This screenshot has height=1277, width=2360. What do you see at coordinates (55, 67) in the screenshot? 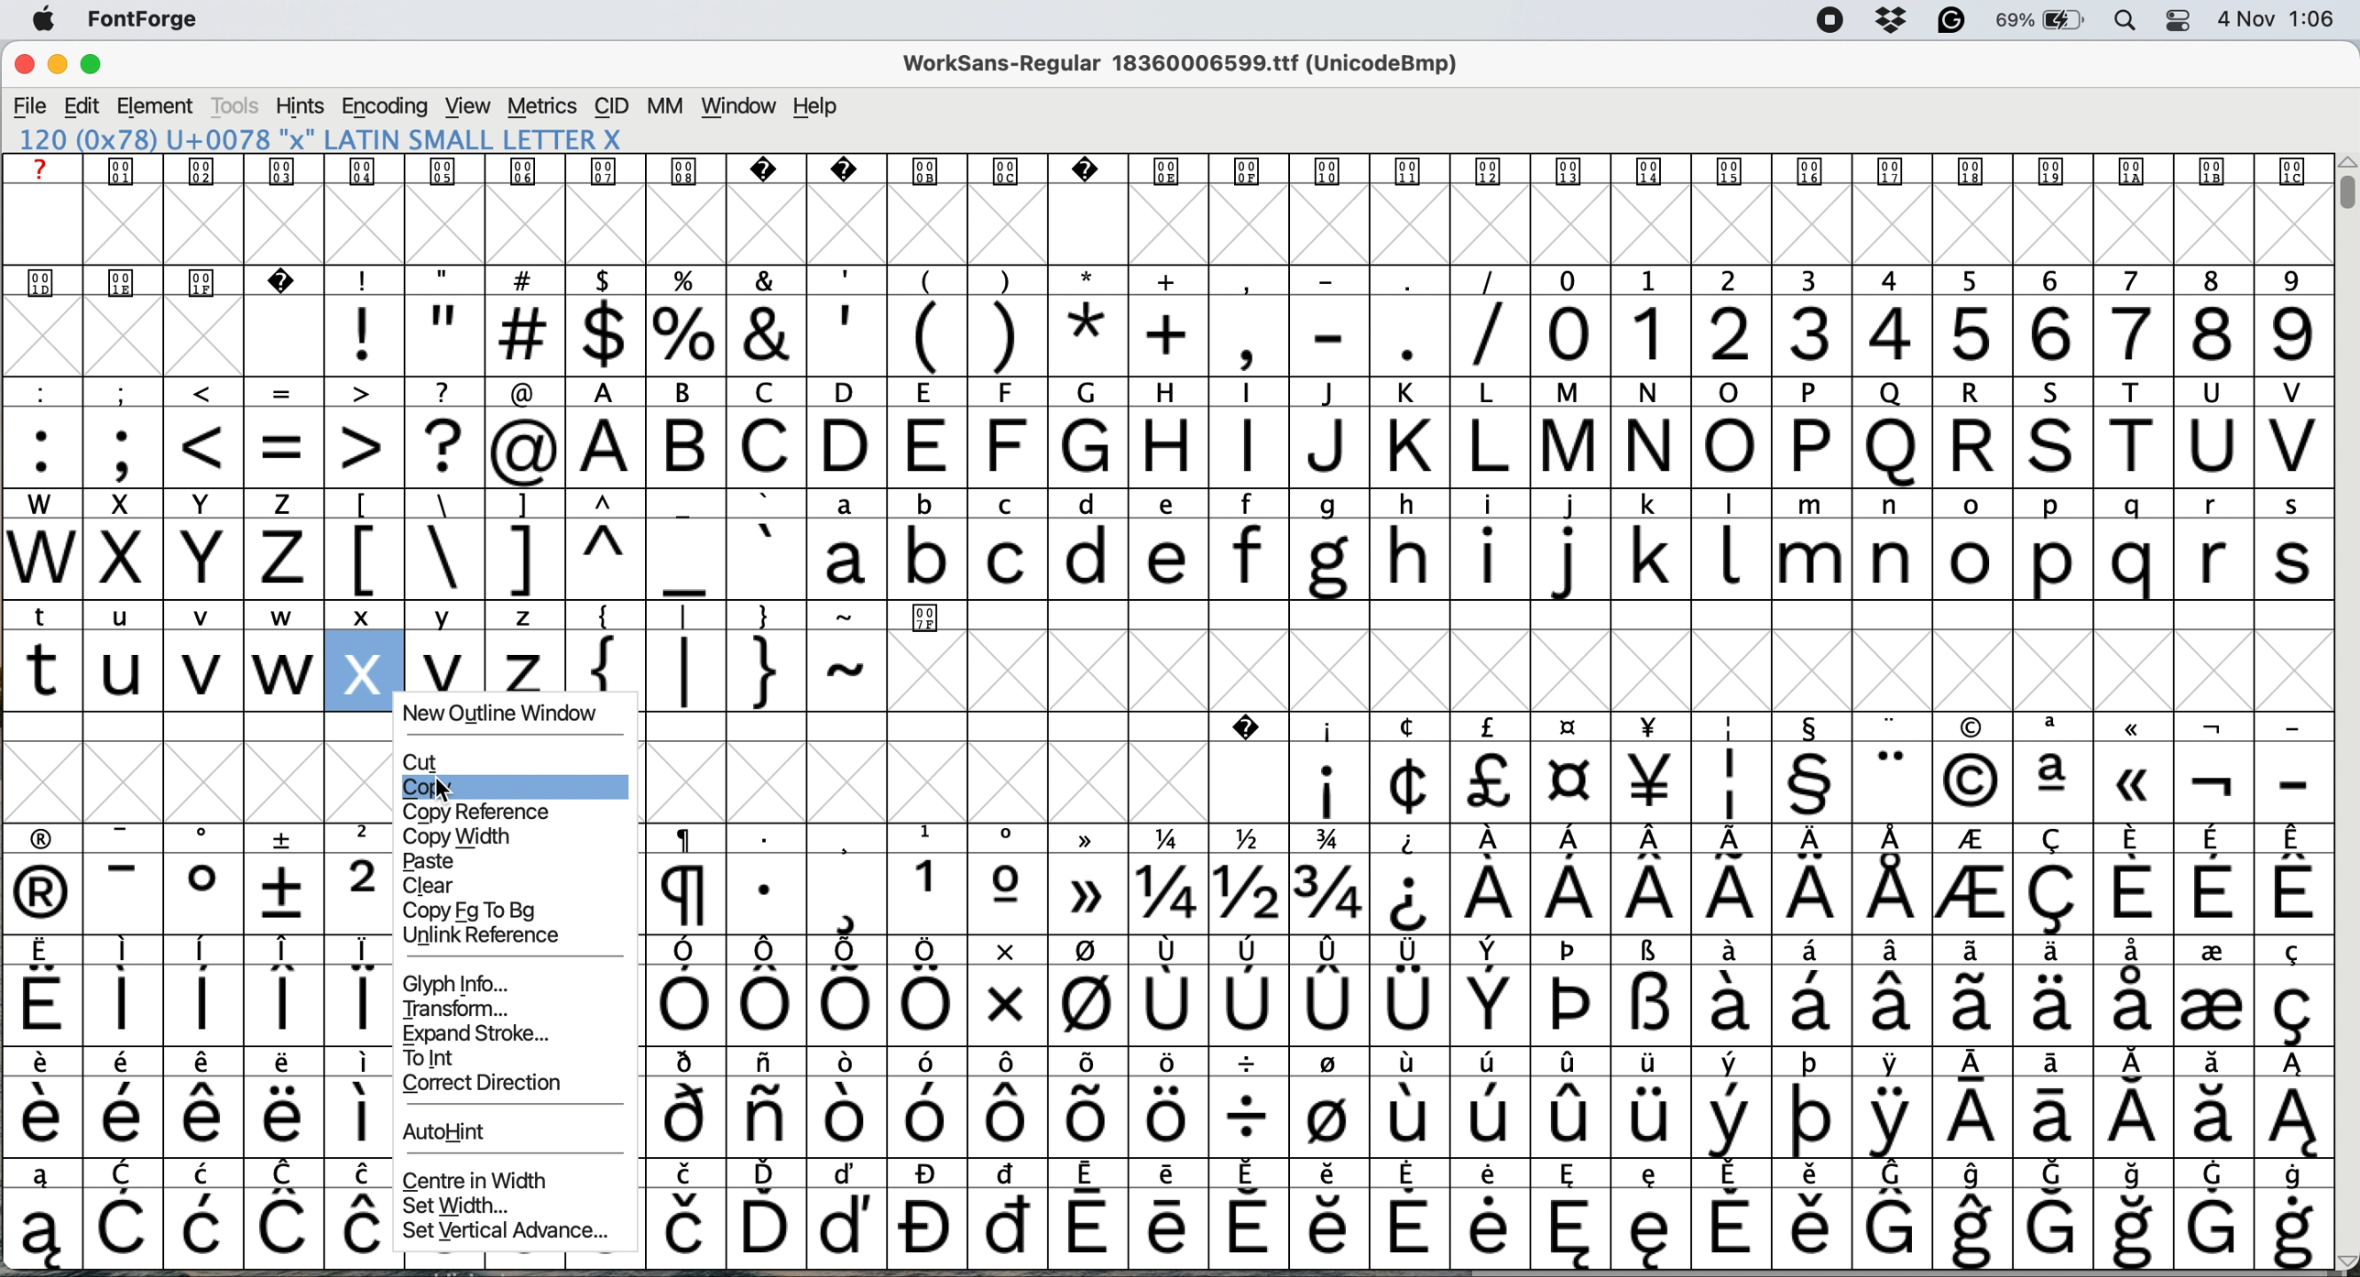
I see `minimise` at bounding box center [55, 67].